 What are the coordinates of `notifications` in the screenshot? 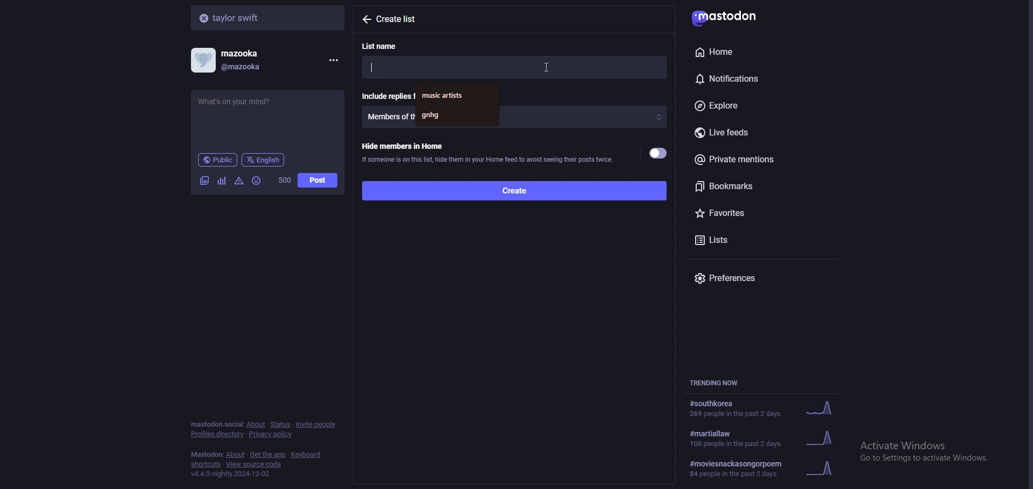 It's located at (750, 77).